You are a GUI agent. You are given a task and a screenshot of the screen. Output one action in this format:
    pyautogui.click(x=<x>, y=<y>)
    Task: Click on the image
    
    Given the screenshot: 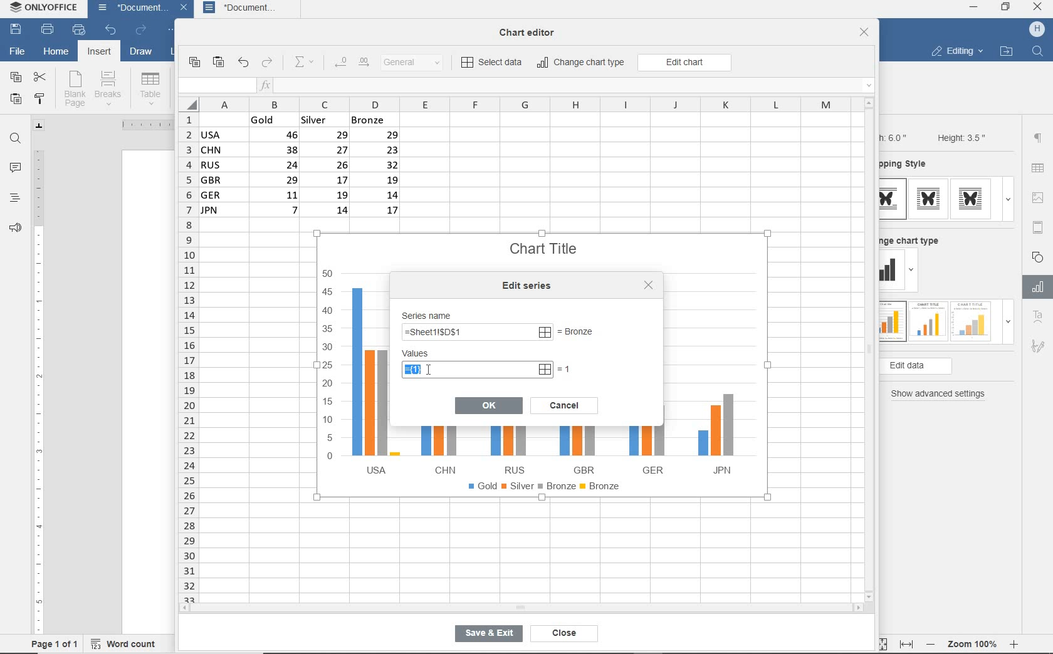 What is the action you would take?
    pyautogui.click(x=1040, y=197)
    